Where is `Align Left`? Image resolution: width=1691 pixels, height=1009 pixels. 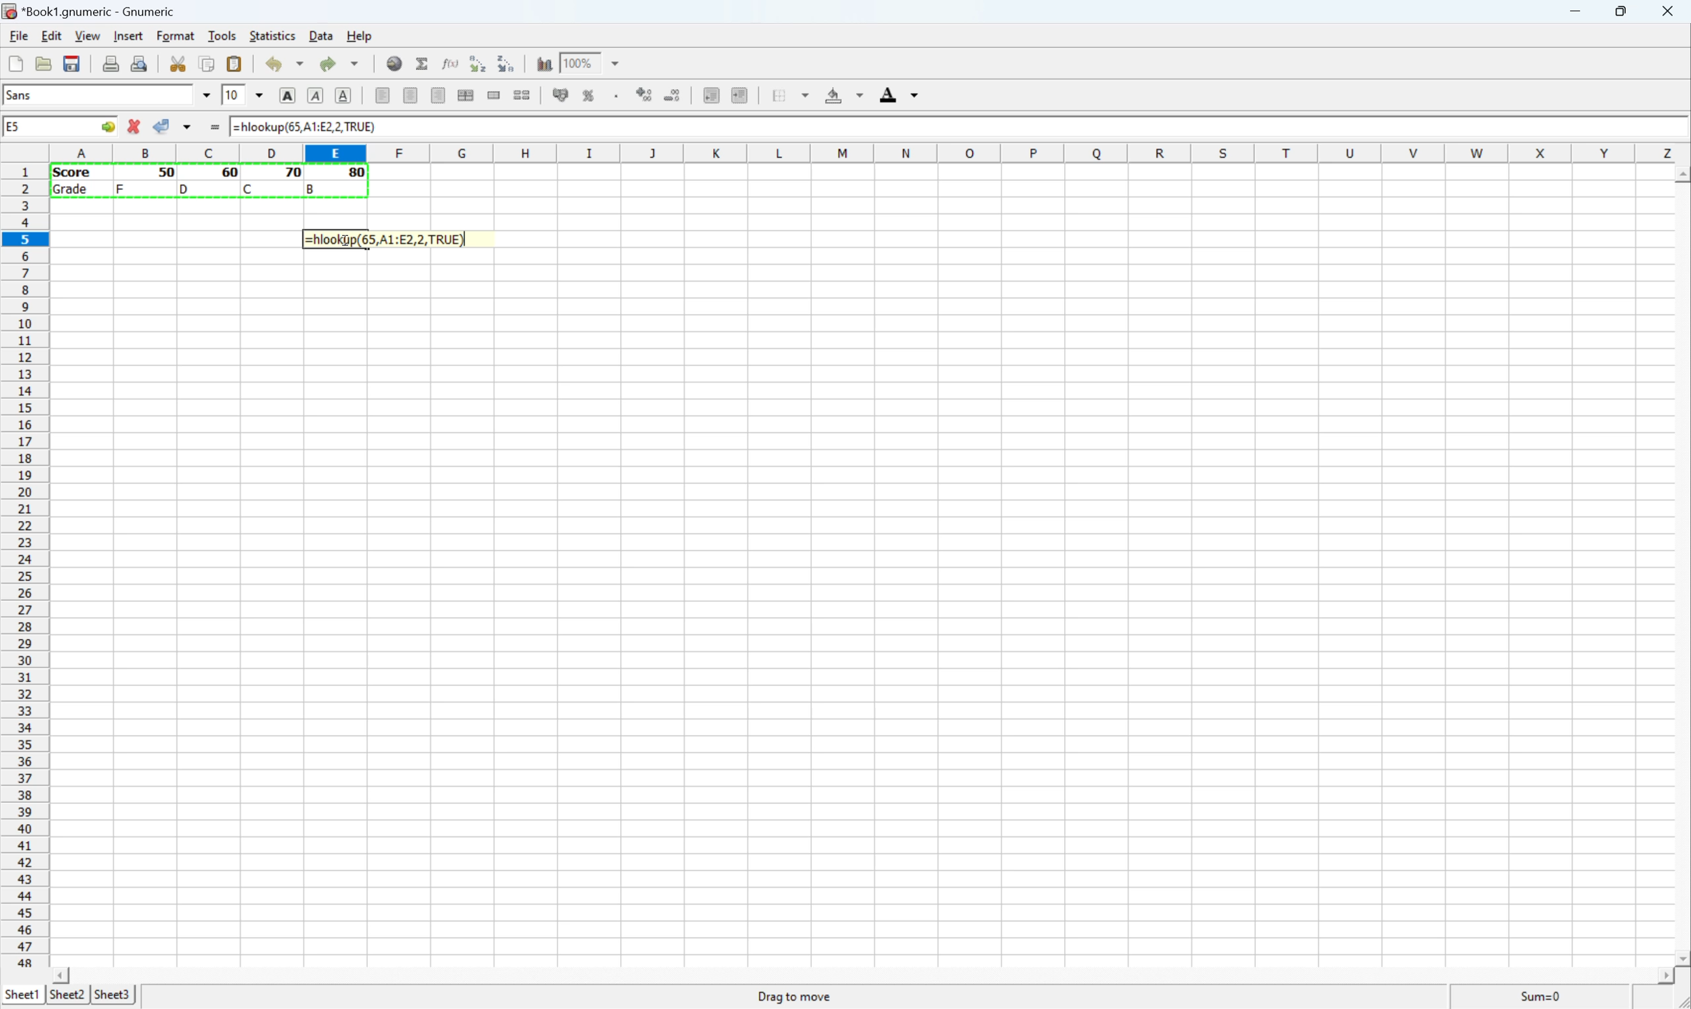
Align Left is located at coordinates (284, 96).